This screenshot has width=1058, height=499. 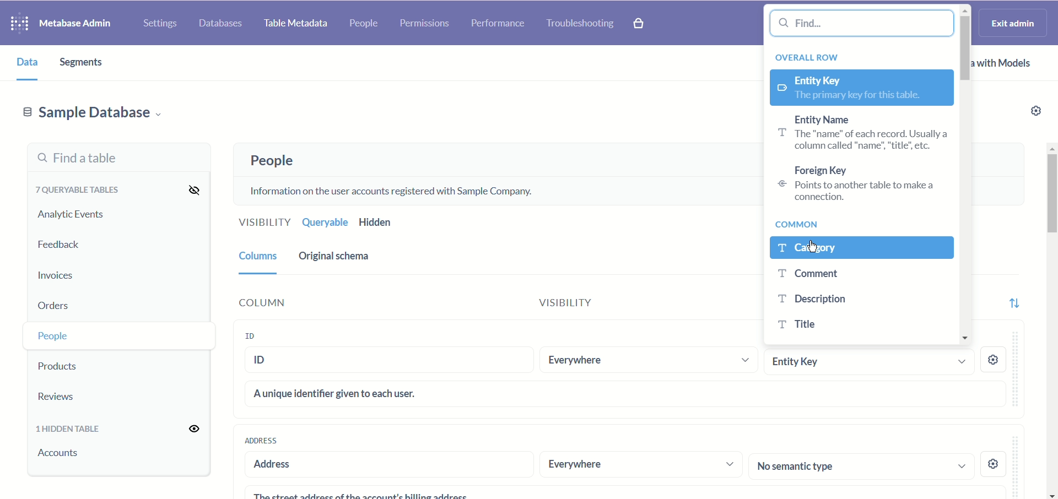 What do you see at coordinates (78, 21) in the screenshot?
I see `Metabase admin` at bounding box center [78, 21].